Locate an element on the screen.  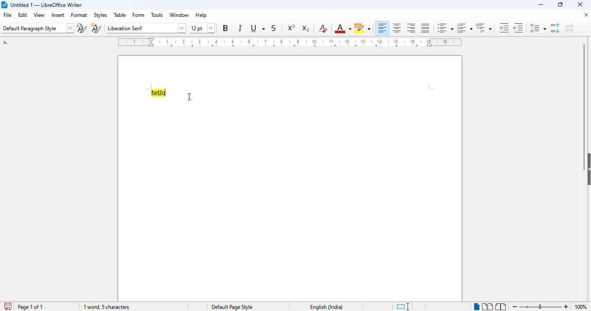
toggle unordered list is located at coordinates (445, 28).